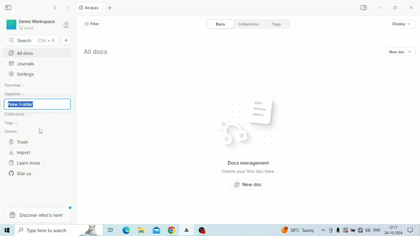 This screenshot has height=236, width=420. I want to click on Charging, plugged in, so click(353, 230).